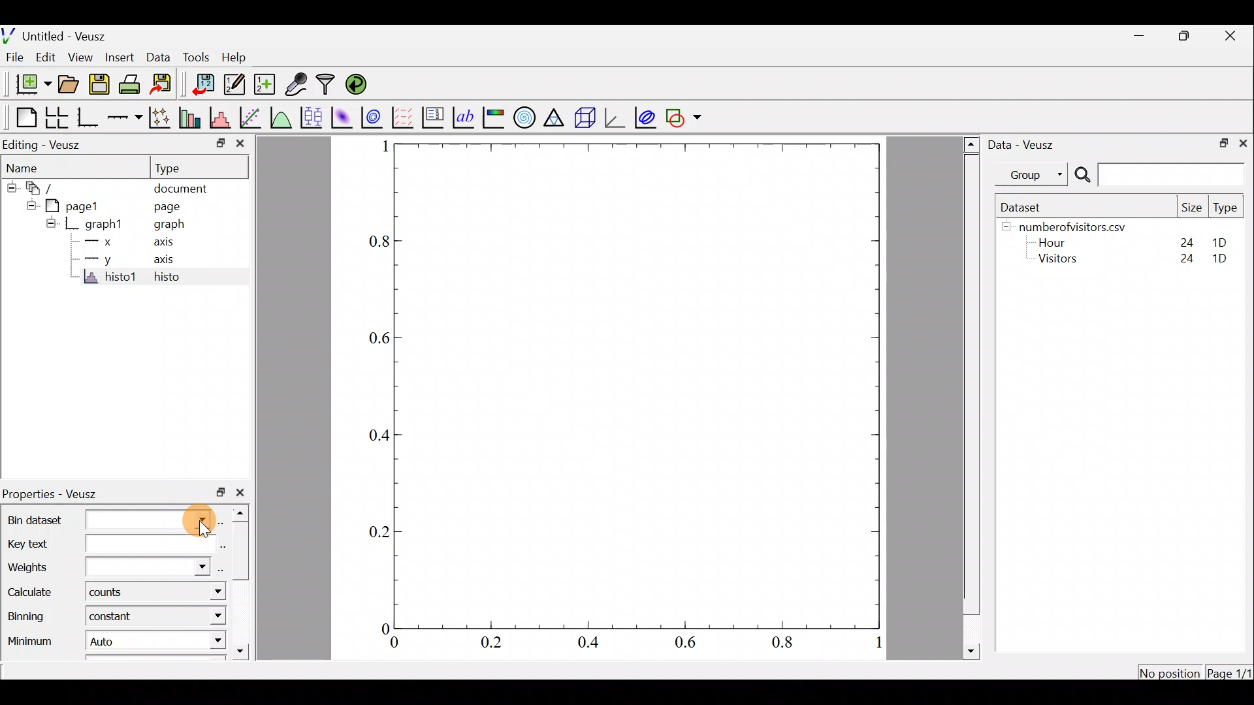  What do you see at coordinates (109, 262) in the screenshot?
I see `y` at bounding box center [109, 262].